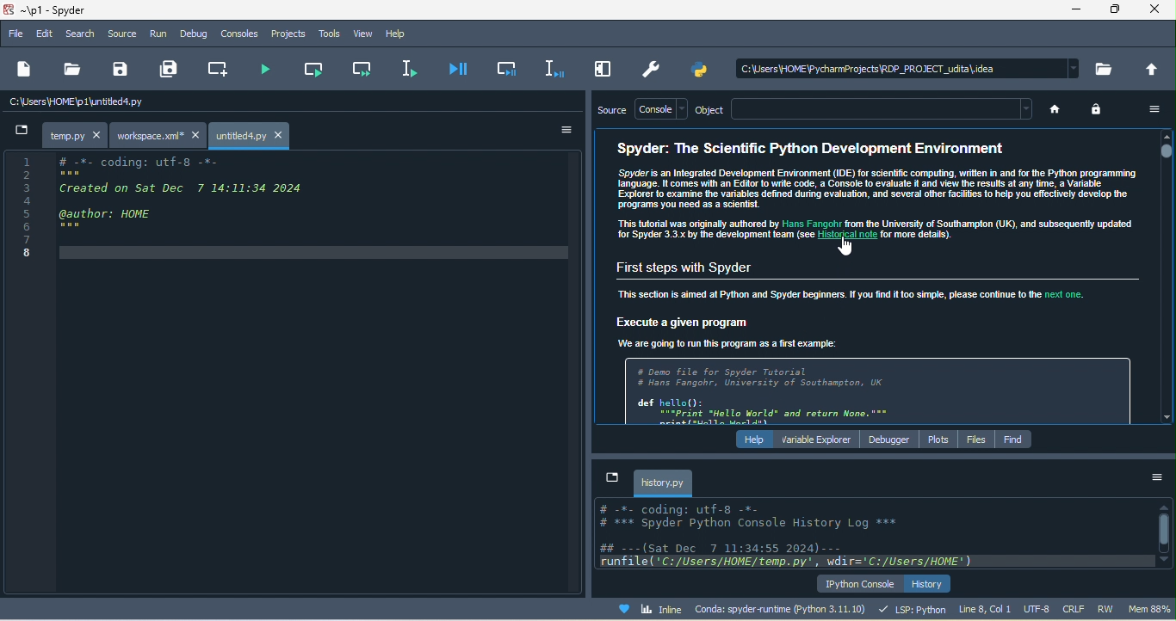 This screenshot has height=621, width=1176. I want to click on vertical scroll bar, so click(1163, 276).